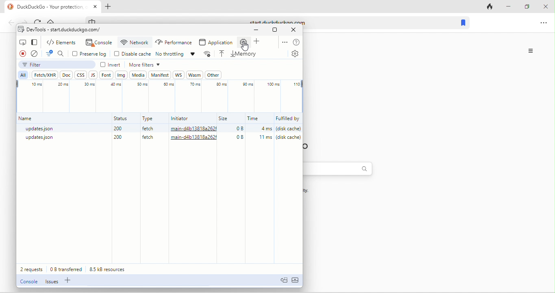  I want to click on fetch, so click(46, 75).